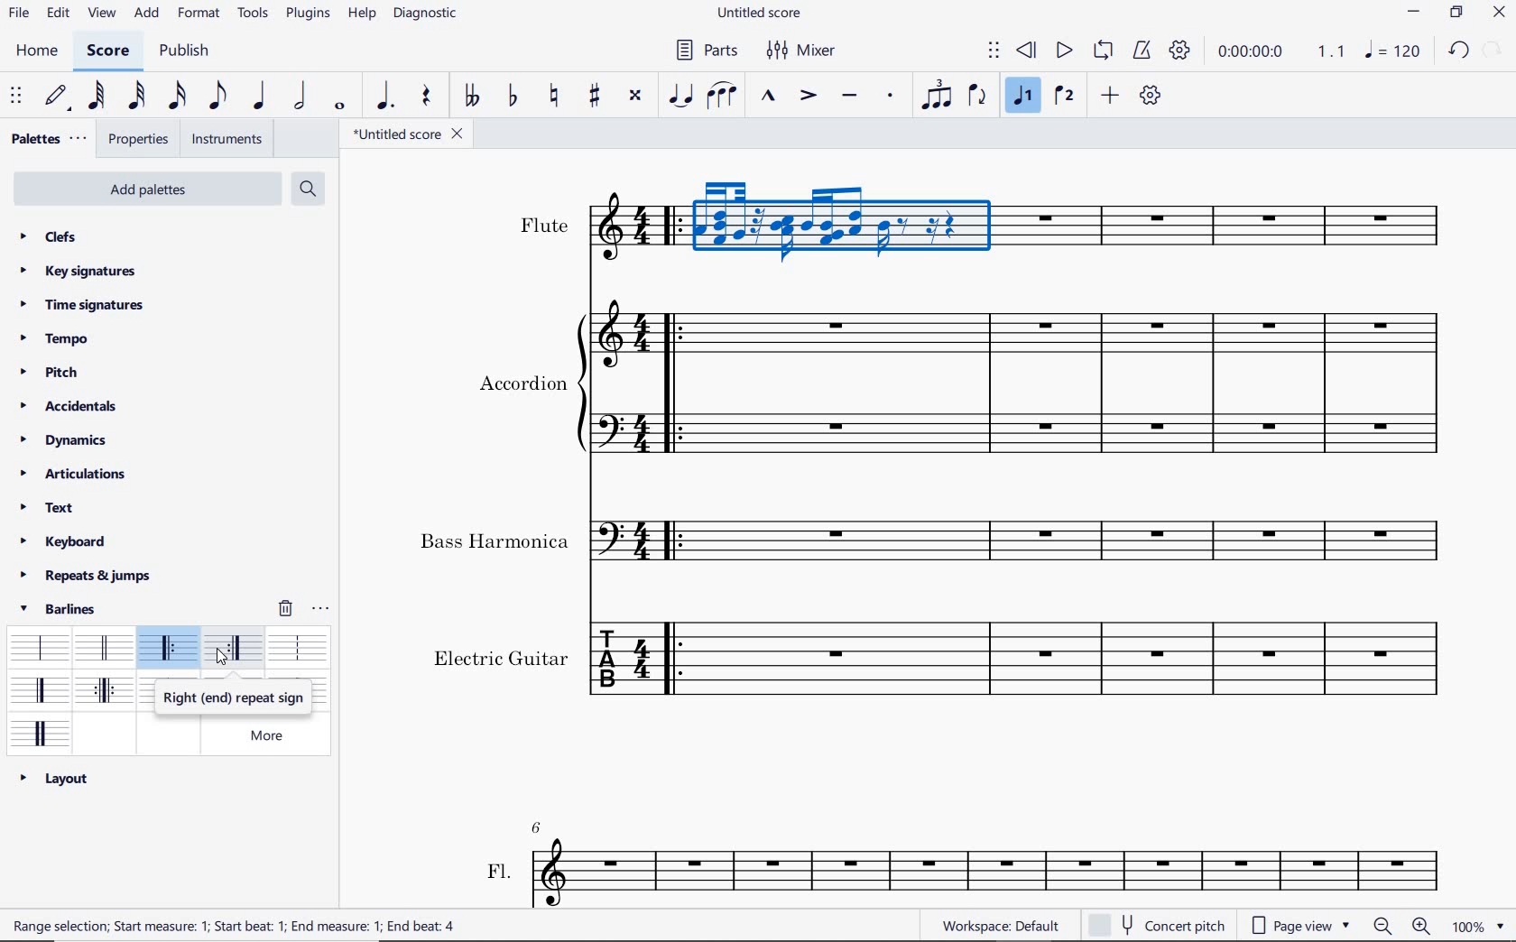  Describe the element at coordinates (623, 536) in the screenshot. I see `Instrument: Bass Harmonica` at that location.